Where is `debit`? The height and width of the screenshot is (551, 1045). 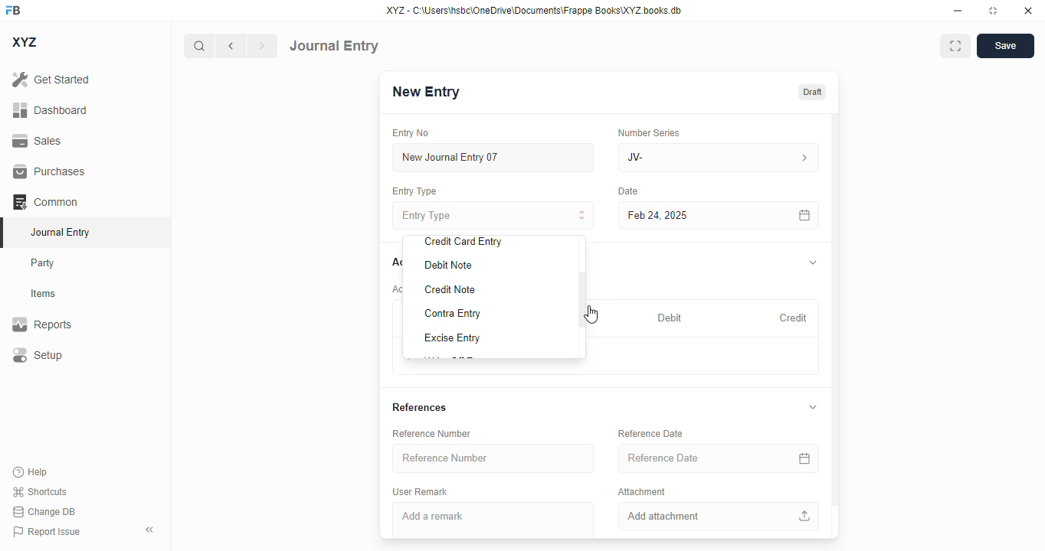 debit is located at coordinates (670, 318).